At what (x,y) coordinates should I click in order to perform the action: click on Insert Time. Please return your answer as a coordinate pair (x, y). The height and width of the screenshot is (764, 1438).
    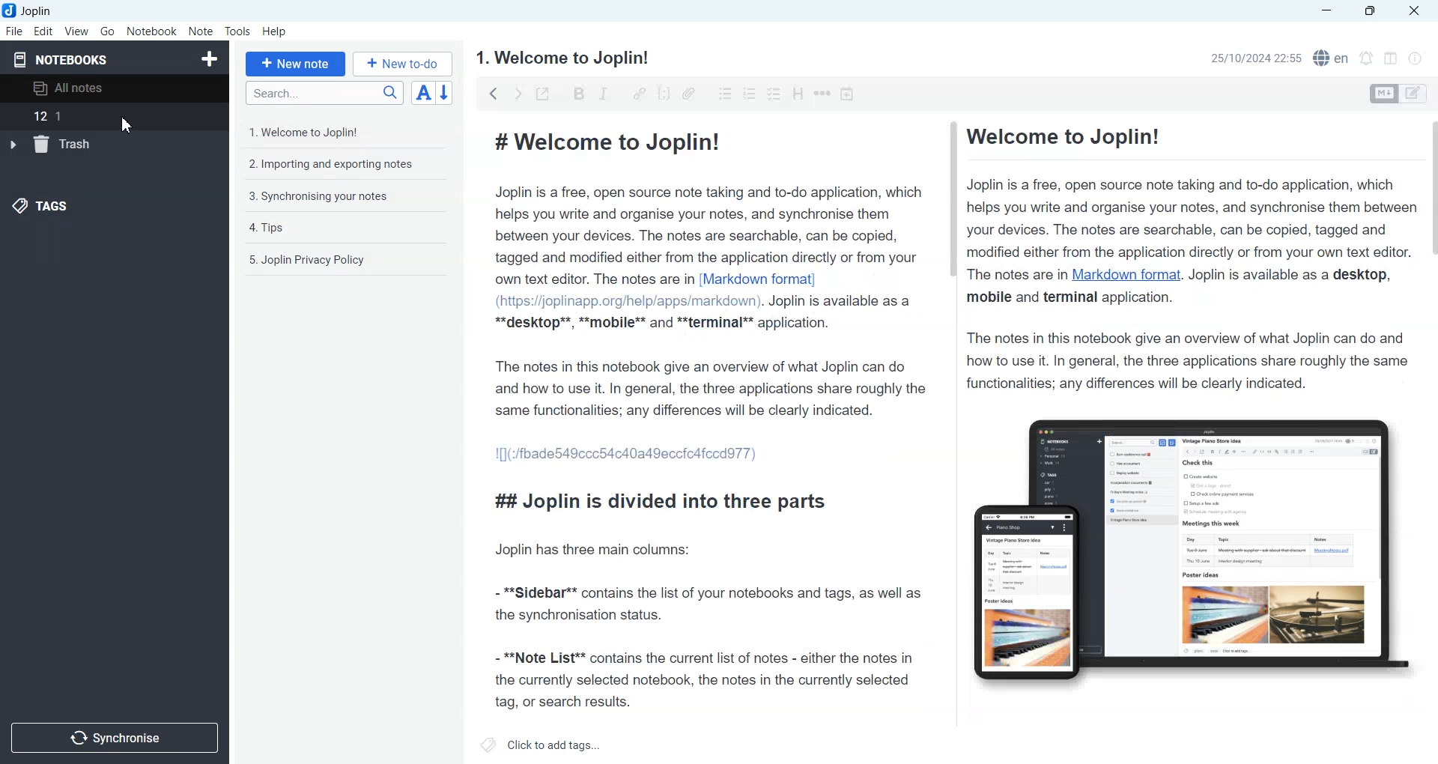
    Looking at the image, I should click on (847, 95).